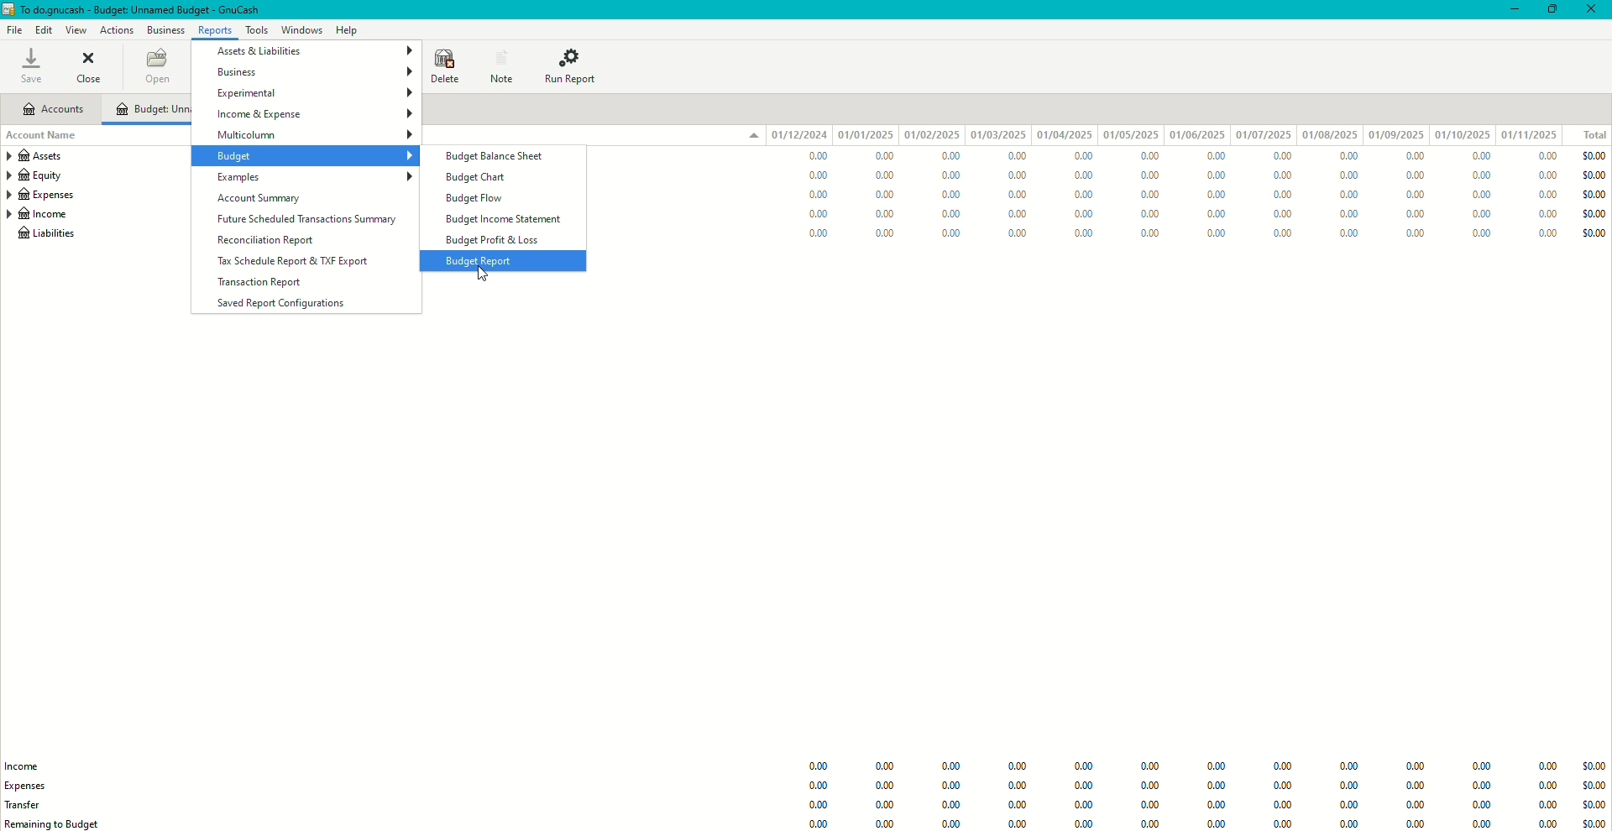 This screenshot has height=831, width=1612. I want to click on 0.00, so click(1282, 807).